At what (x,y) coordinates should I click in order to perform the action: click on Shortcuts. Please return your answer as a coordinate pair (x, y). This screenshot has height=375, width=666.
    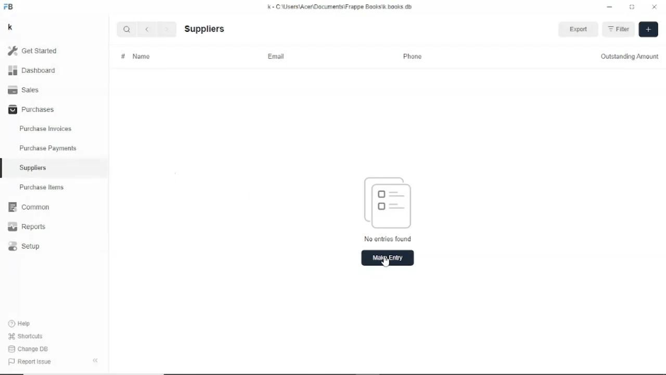
    Looking at the image, I should click on (25, 336).